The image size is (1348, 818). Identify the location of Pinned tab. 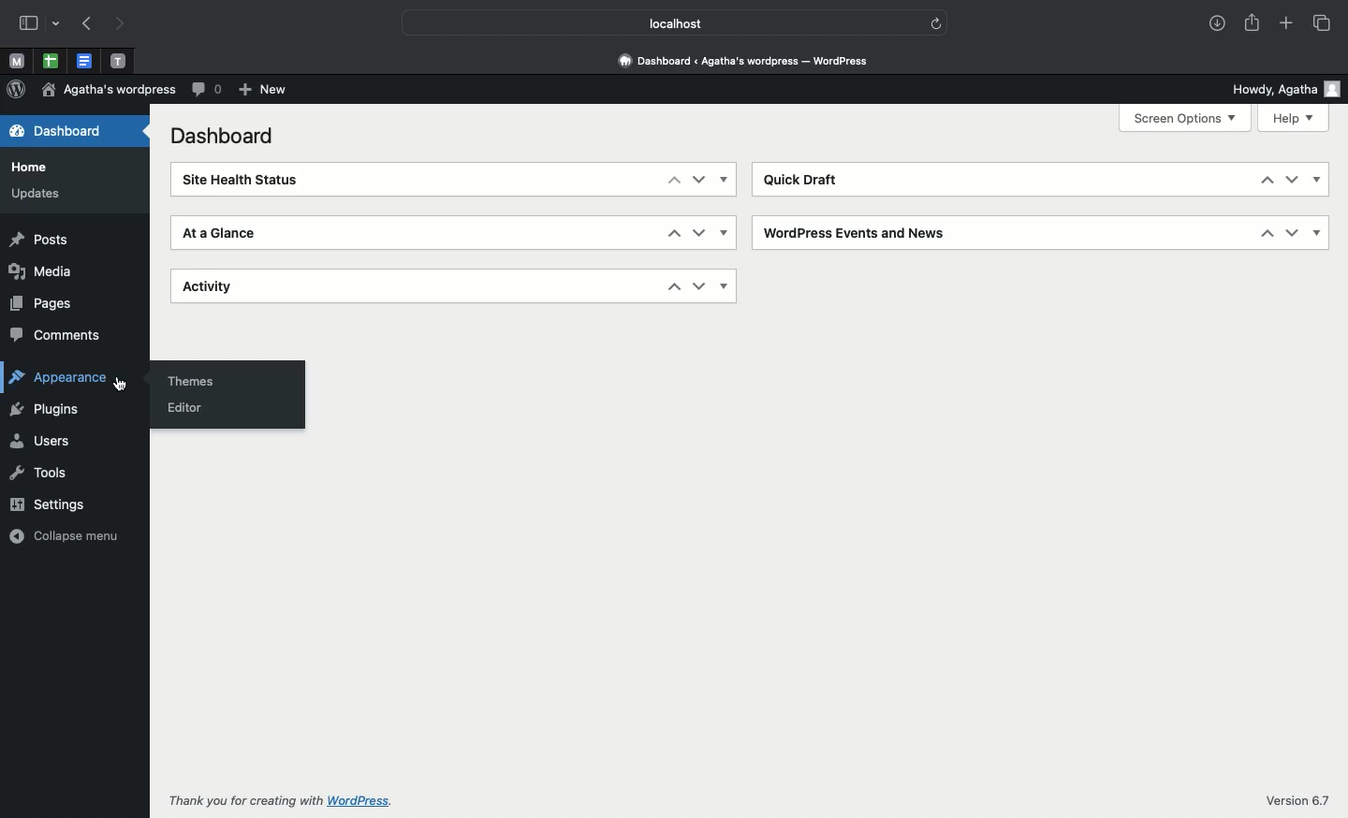
(16, 62).